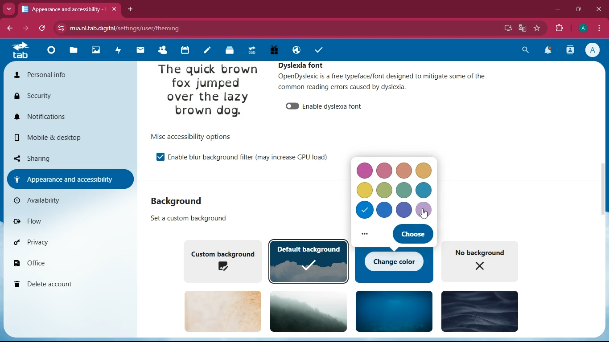 The image size is (609, 342). I want to click on privacy, so click(61, 242).